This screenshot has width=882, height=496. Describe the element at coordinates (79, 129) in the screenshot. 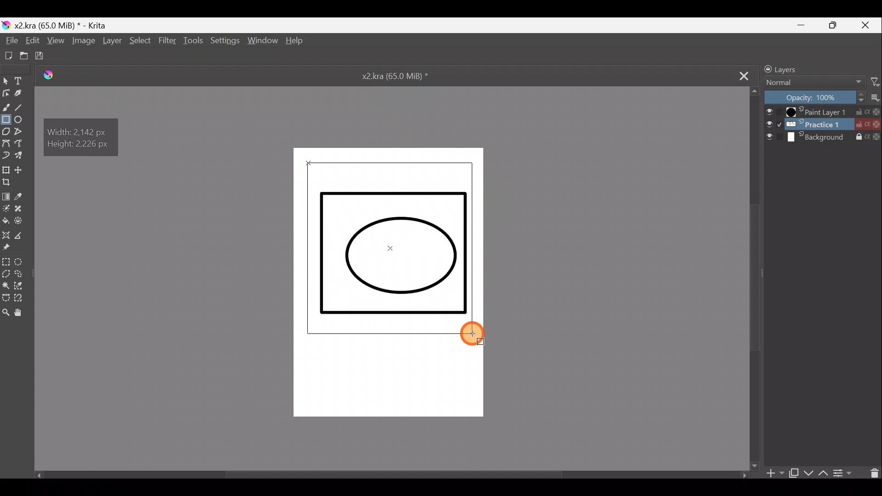

I see `Width: 2,142 px` at that location.